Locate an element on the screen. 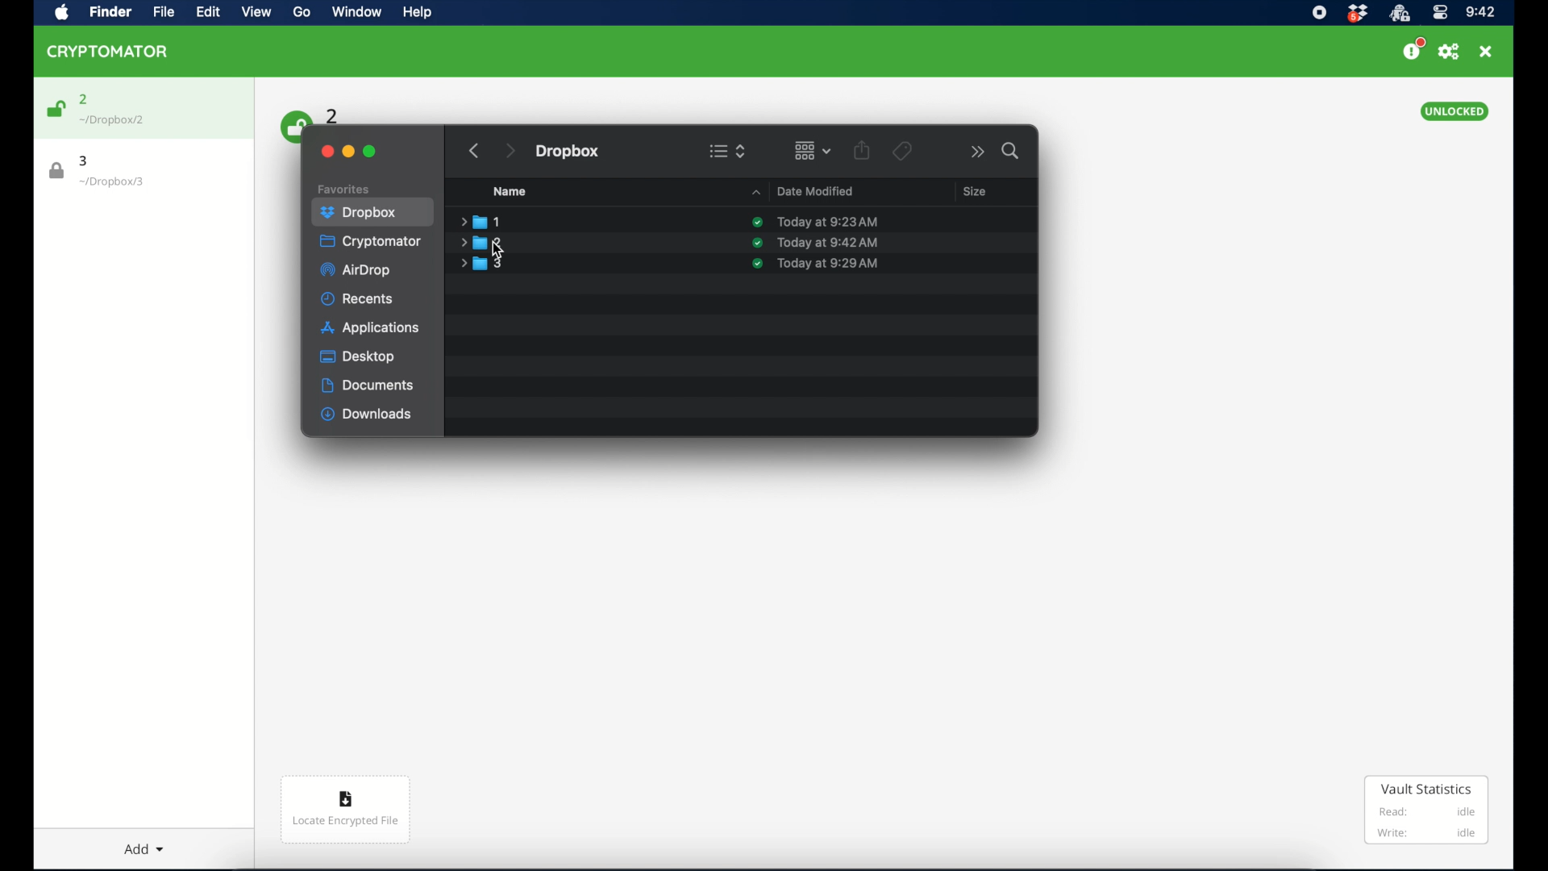 This screenshot has width=1548, height=871. 2 is located at coordinates (333, 115).